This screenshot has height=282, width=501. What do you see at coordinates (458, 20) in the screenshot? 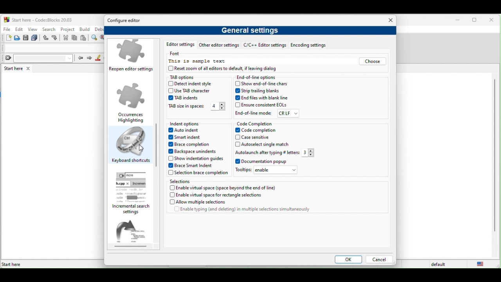
I see `minimize` at bounding box center [458, 20].